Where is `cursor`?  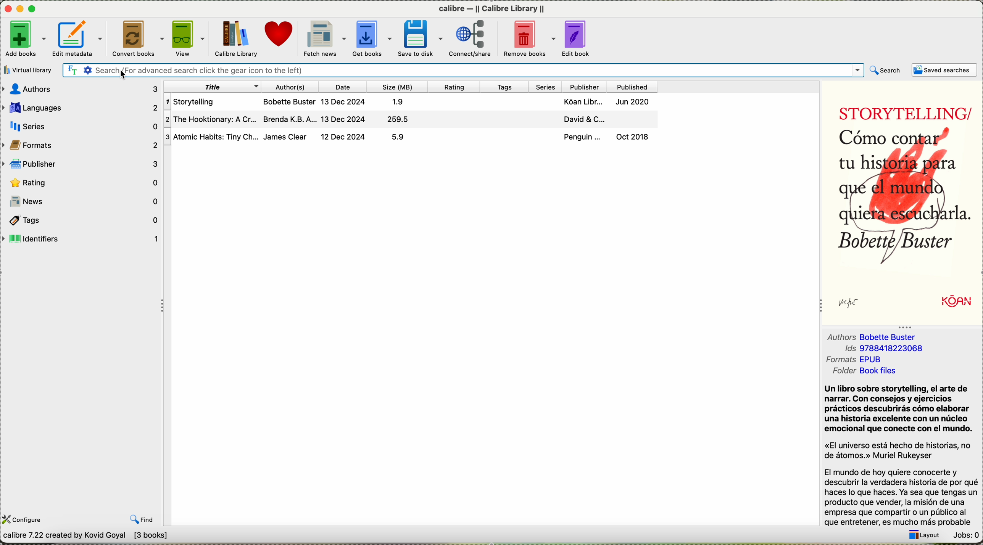
cursor is located at coordinates (124, 74).